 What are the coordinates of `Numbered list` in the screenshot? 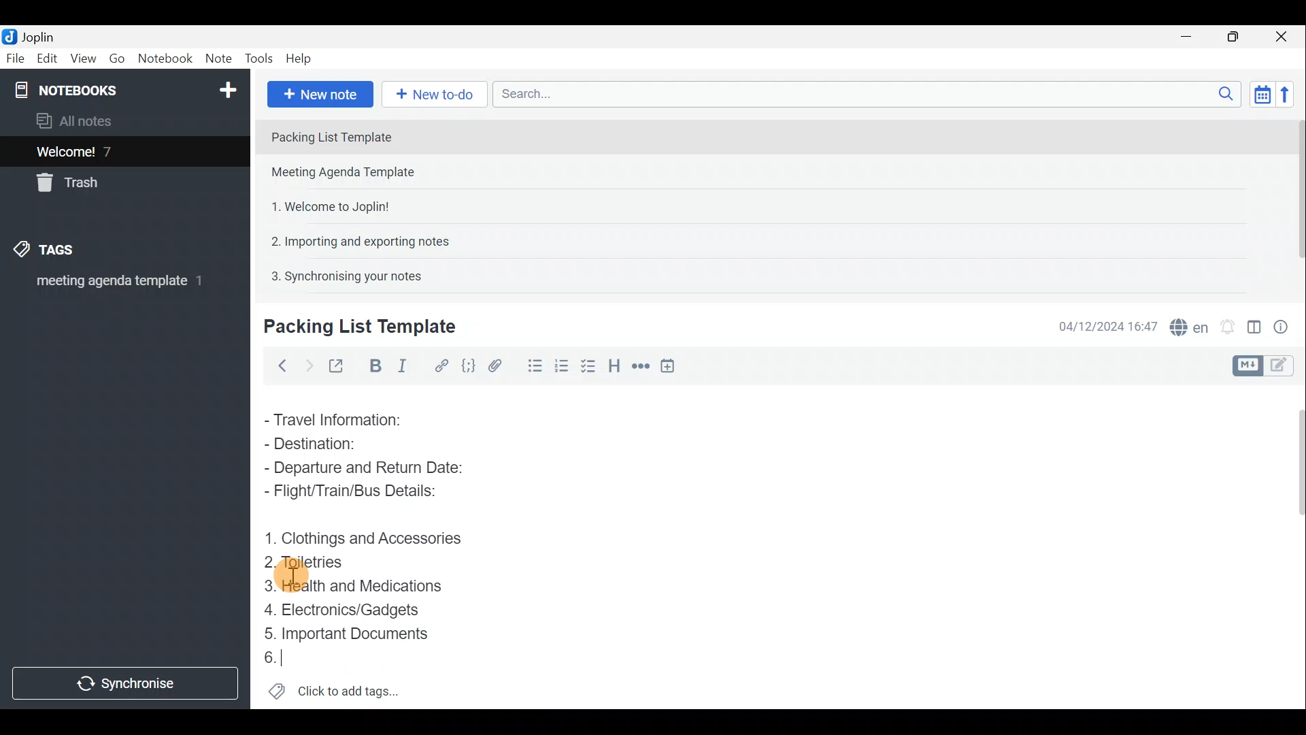 It's located at (590, 365).